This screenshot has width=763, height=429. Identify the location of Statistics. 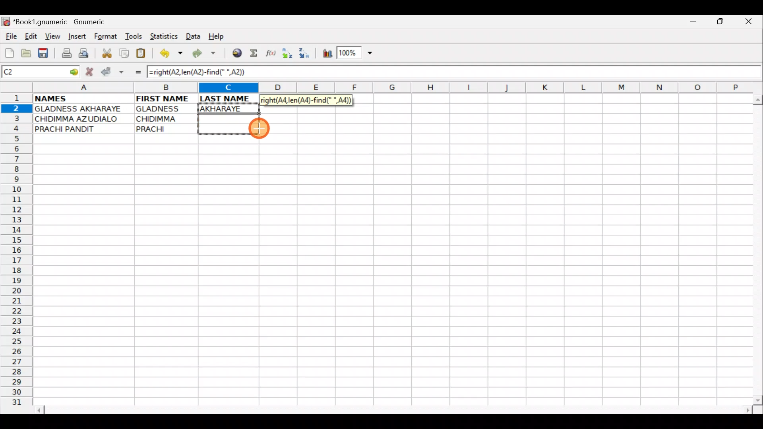
(166, 36).